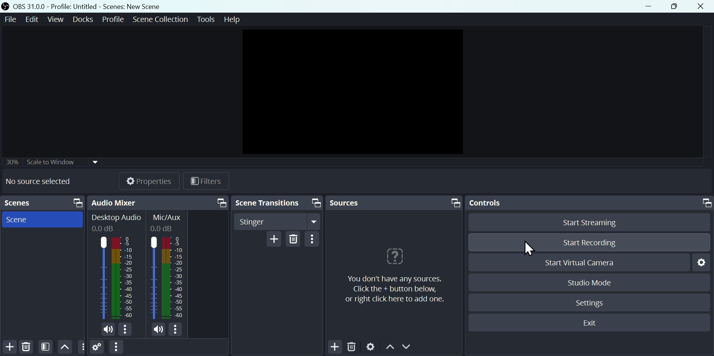  Describe the element at coordinates (230, 21) in the screenshot. I see `Help` at that location.